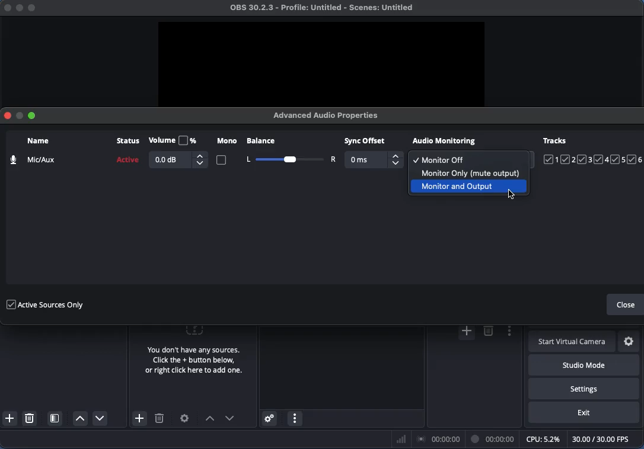 The image size is (644, 449). I want to click on Delete, so click(31, 418).